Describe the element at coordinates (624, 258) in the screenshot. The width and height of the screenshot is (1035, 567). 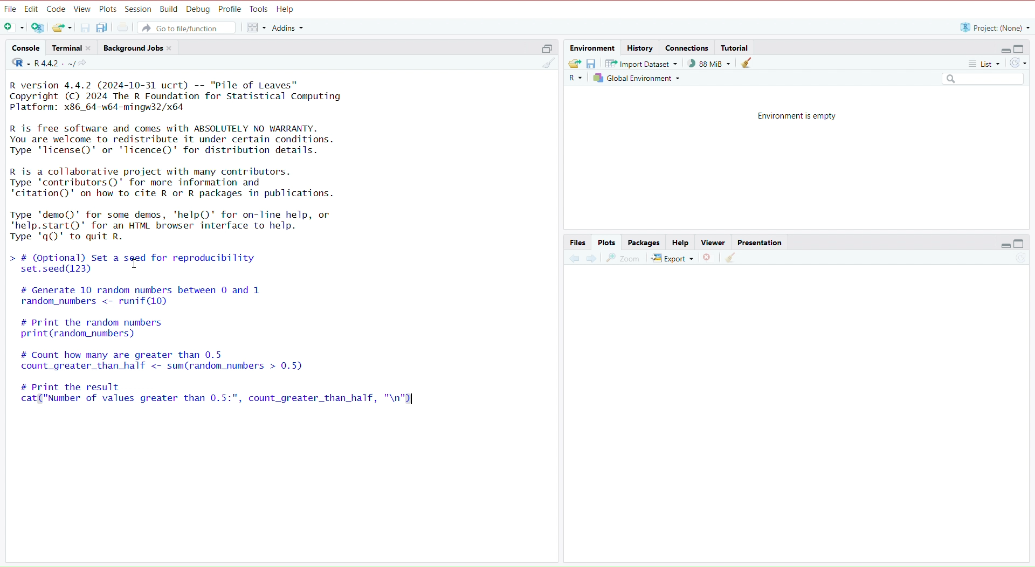
I see `Zoom` at that location.